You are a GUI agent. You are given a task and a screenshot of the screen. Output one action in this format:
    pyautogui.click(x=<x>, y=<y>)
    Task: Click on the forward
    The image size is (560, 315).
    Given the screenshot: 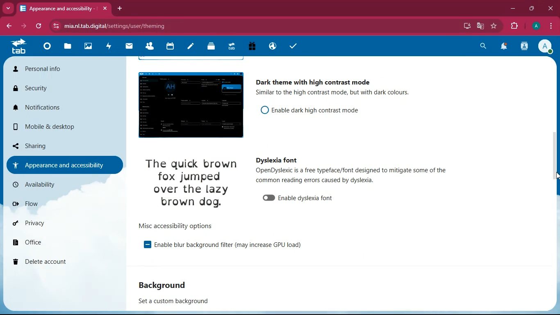 What is the action you would take?
    pyautogui.click(x=25, y=26)
    